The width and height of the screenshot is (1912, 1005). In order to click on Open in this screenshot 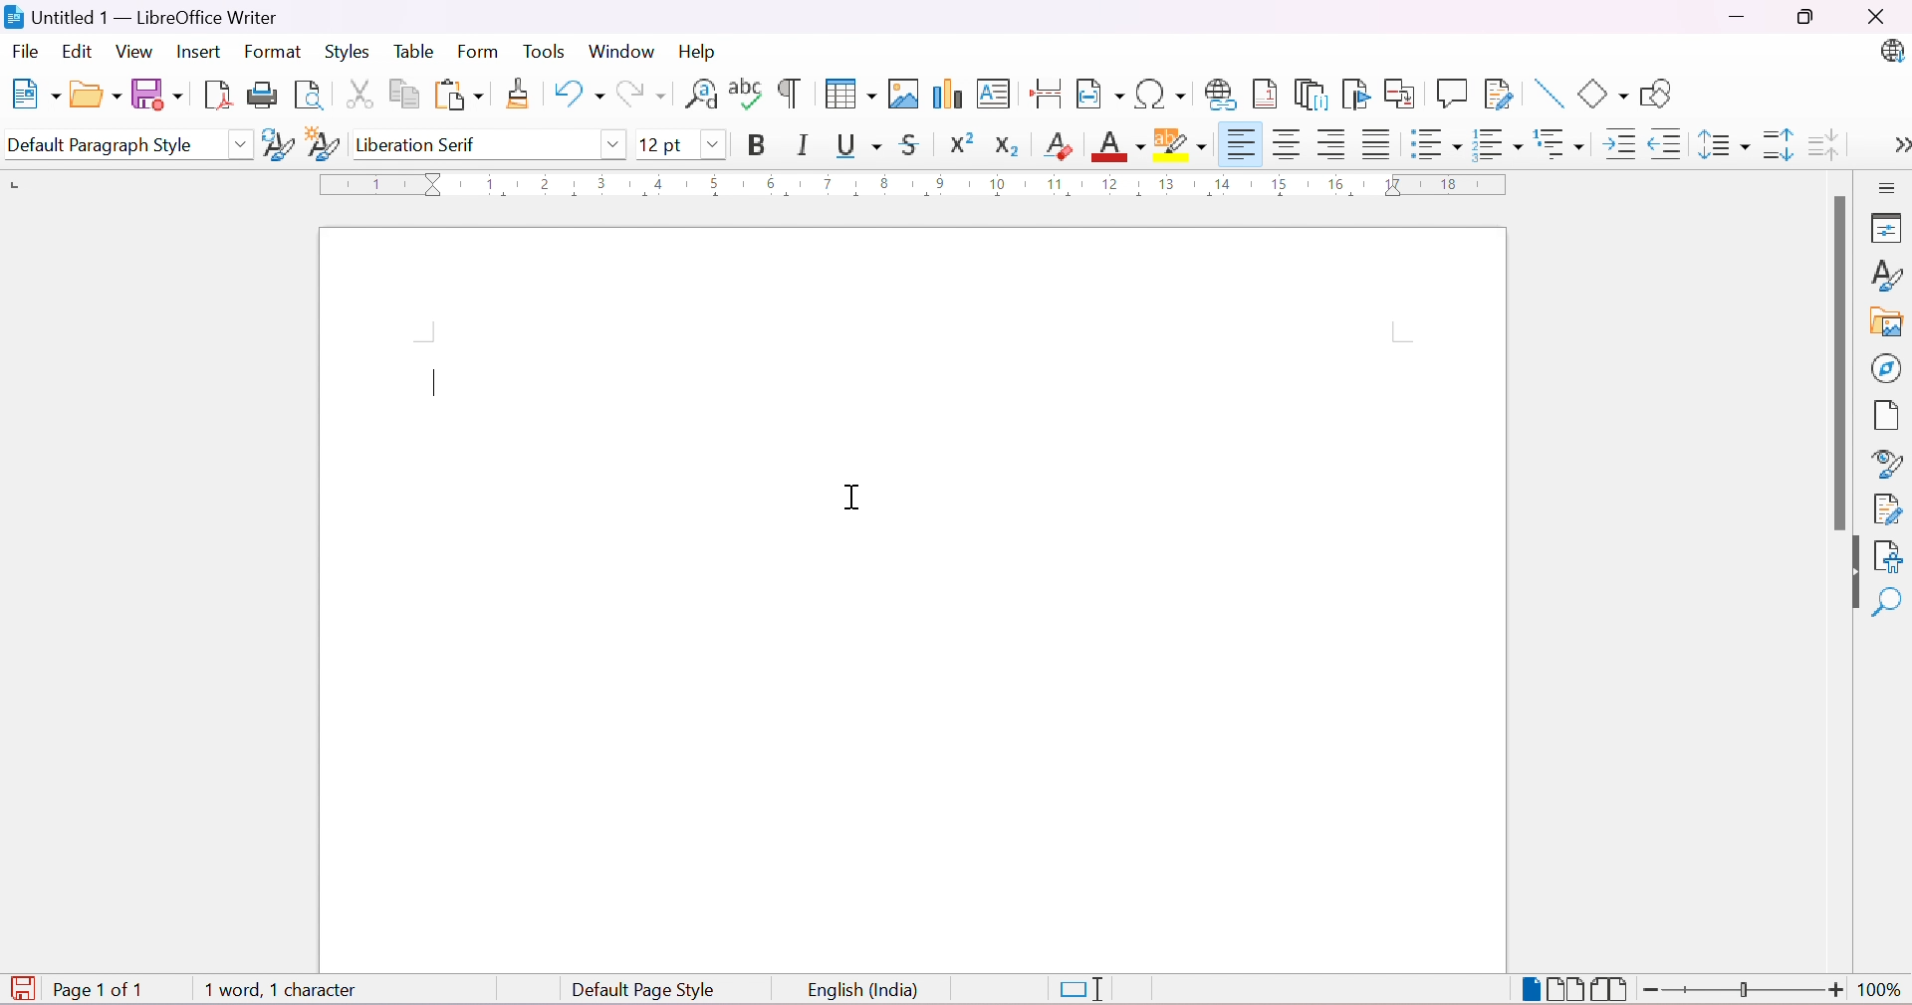, I will do `click(95, 97)`.